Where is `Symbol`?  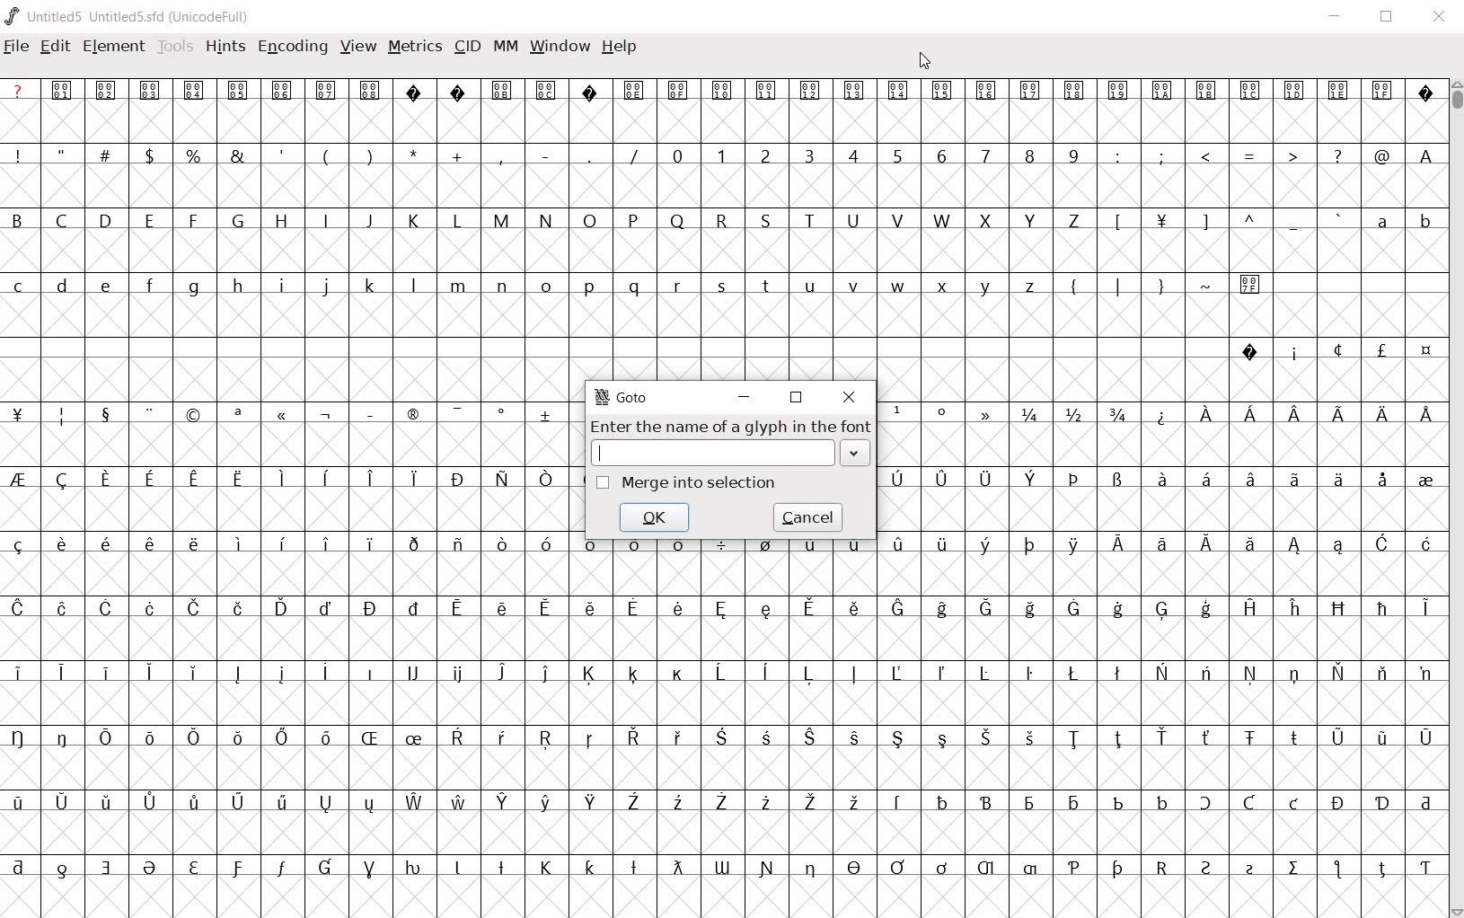 Symbol is located at coordinates (412, 543).